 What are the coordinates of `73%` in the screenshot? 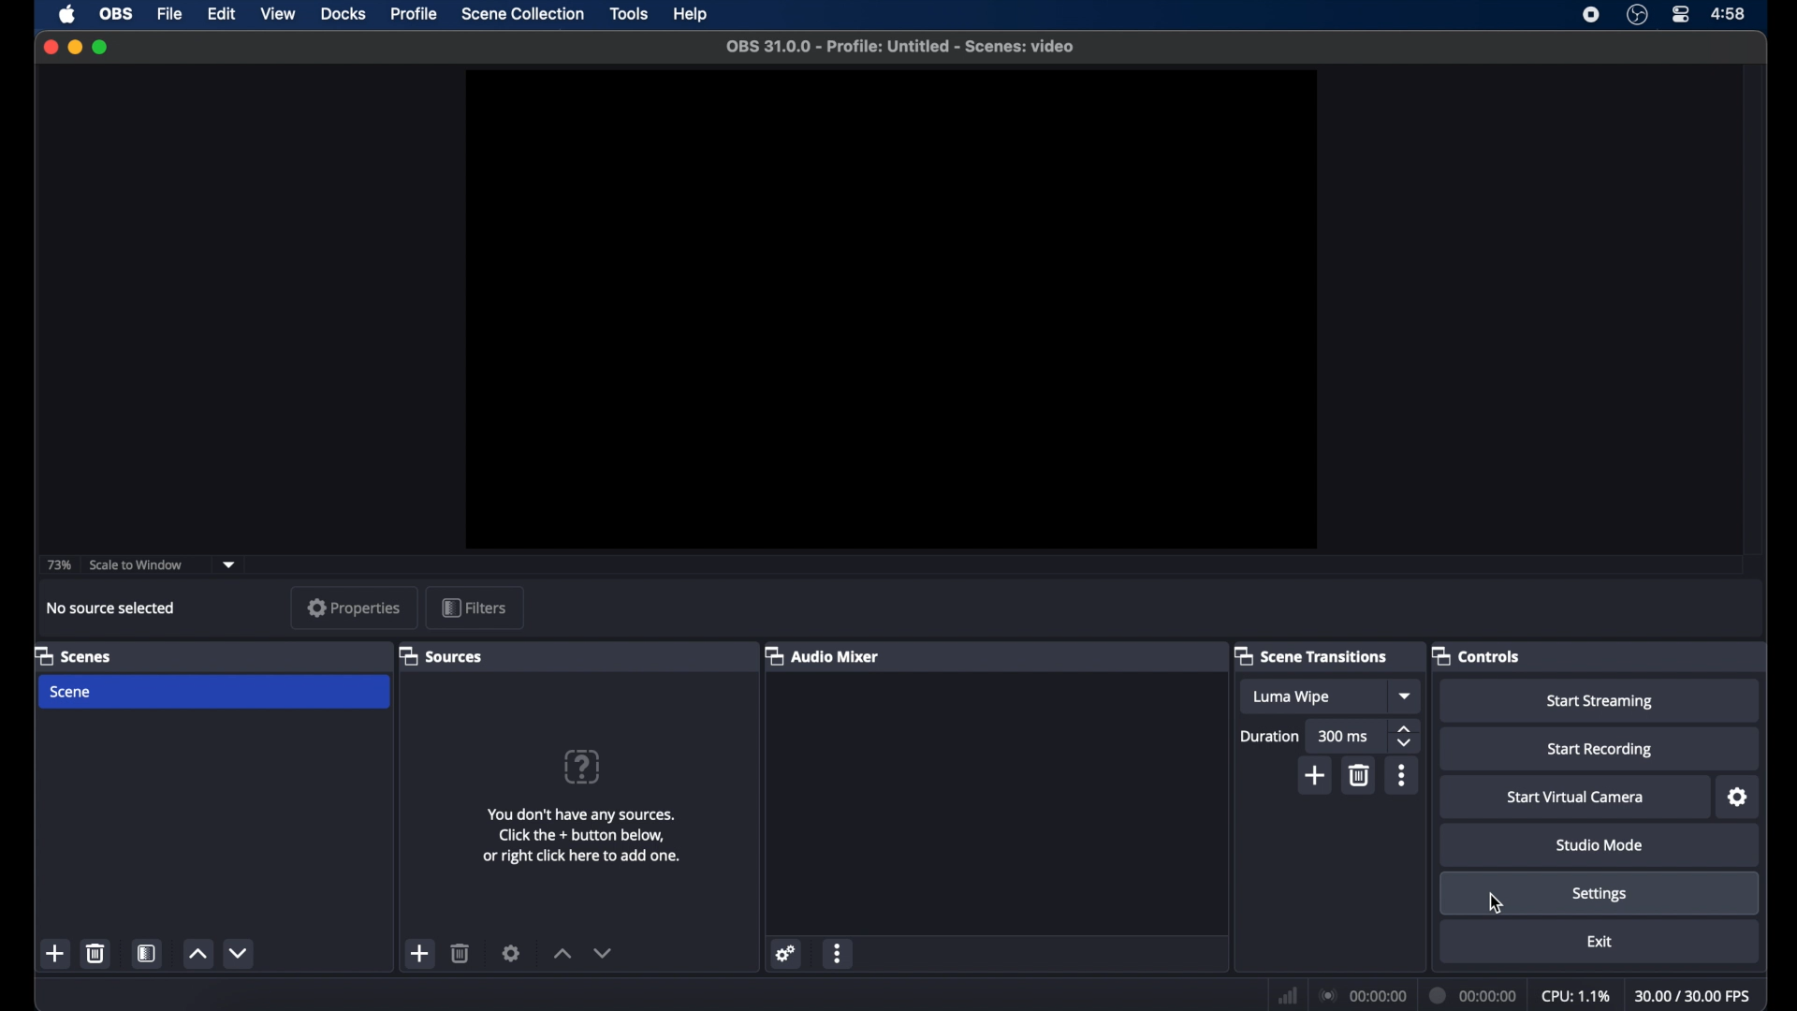 It's located at (58, 564).